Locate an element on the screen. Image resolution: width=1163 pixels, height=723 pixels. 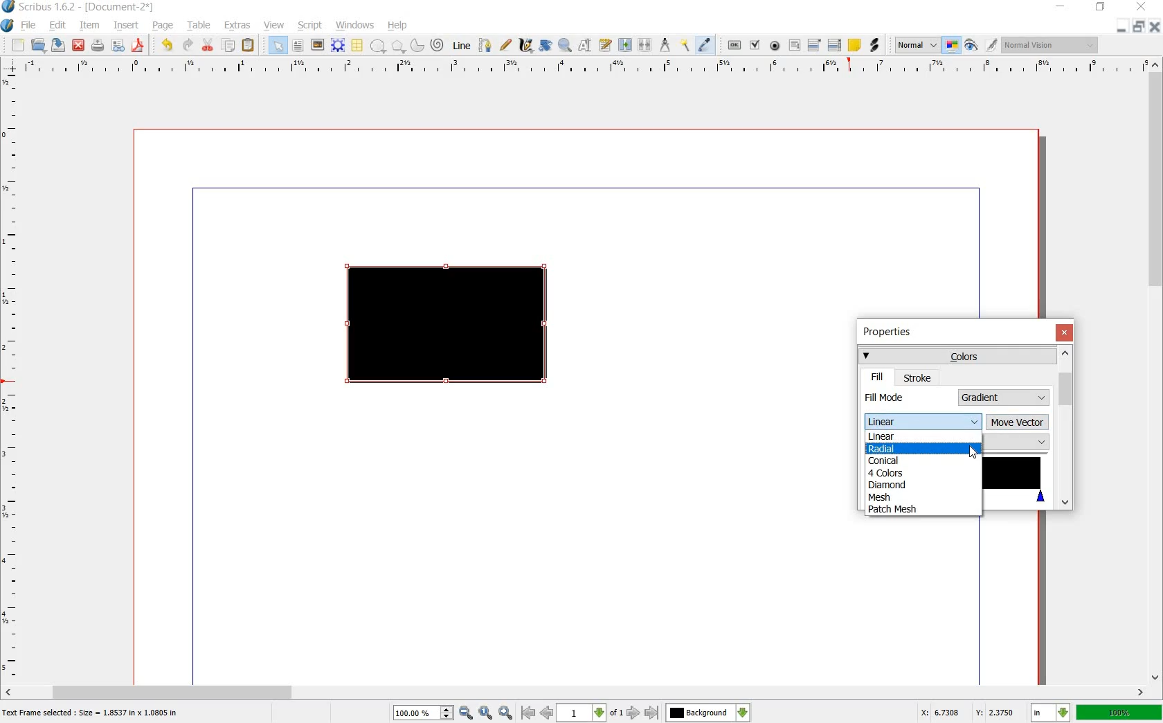
bezier curve is located at coordinates (486, 46).